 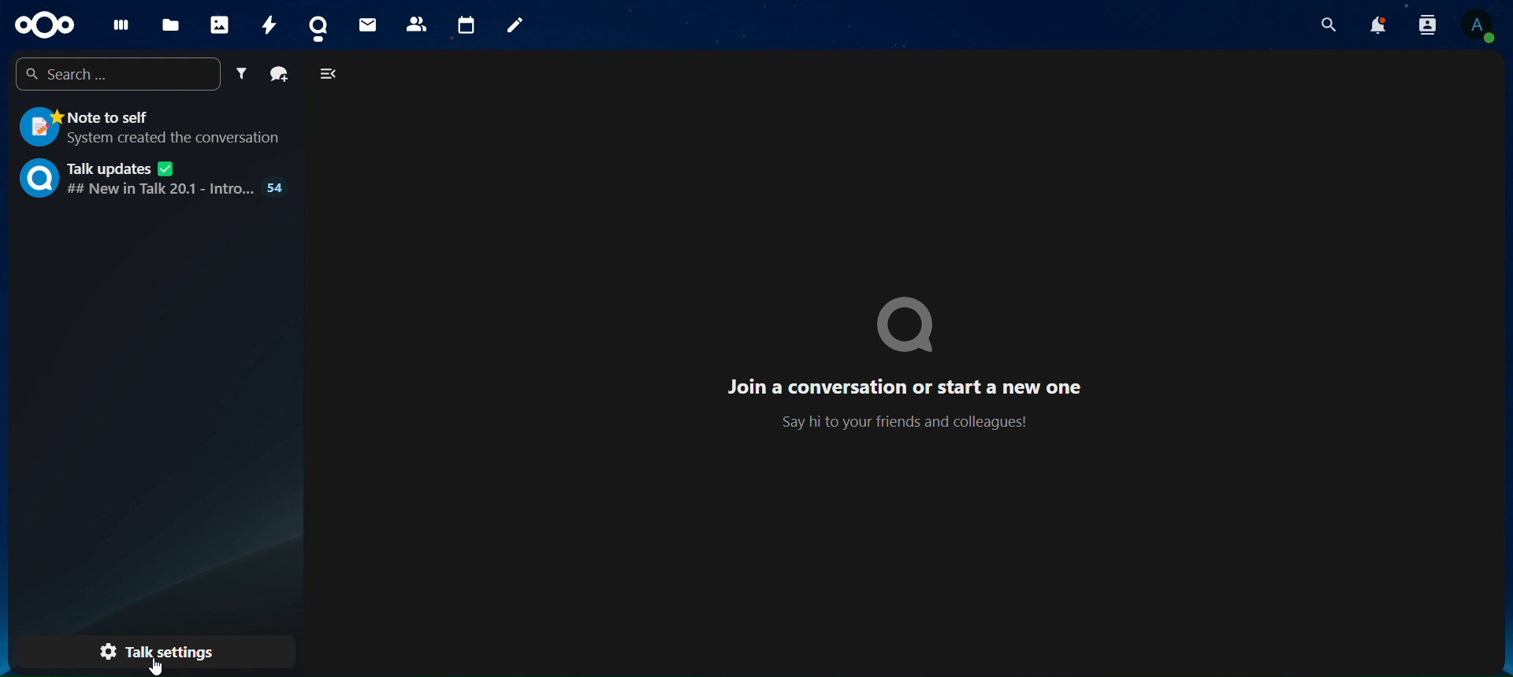 What do you see at coordinates (465, 22) in the screenshot?
I see `calendar` at bounding box center [465, 22].